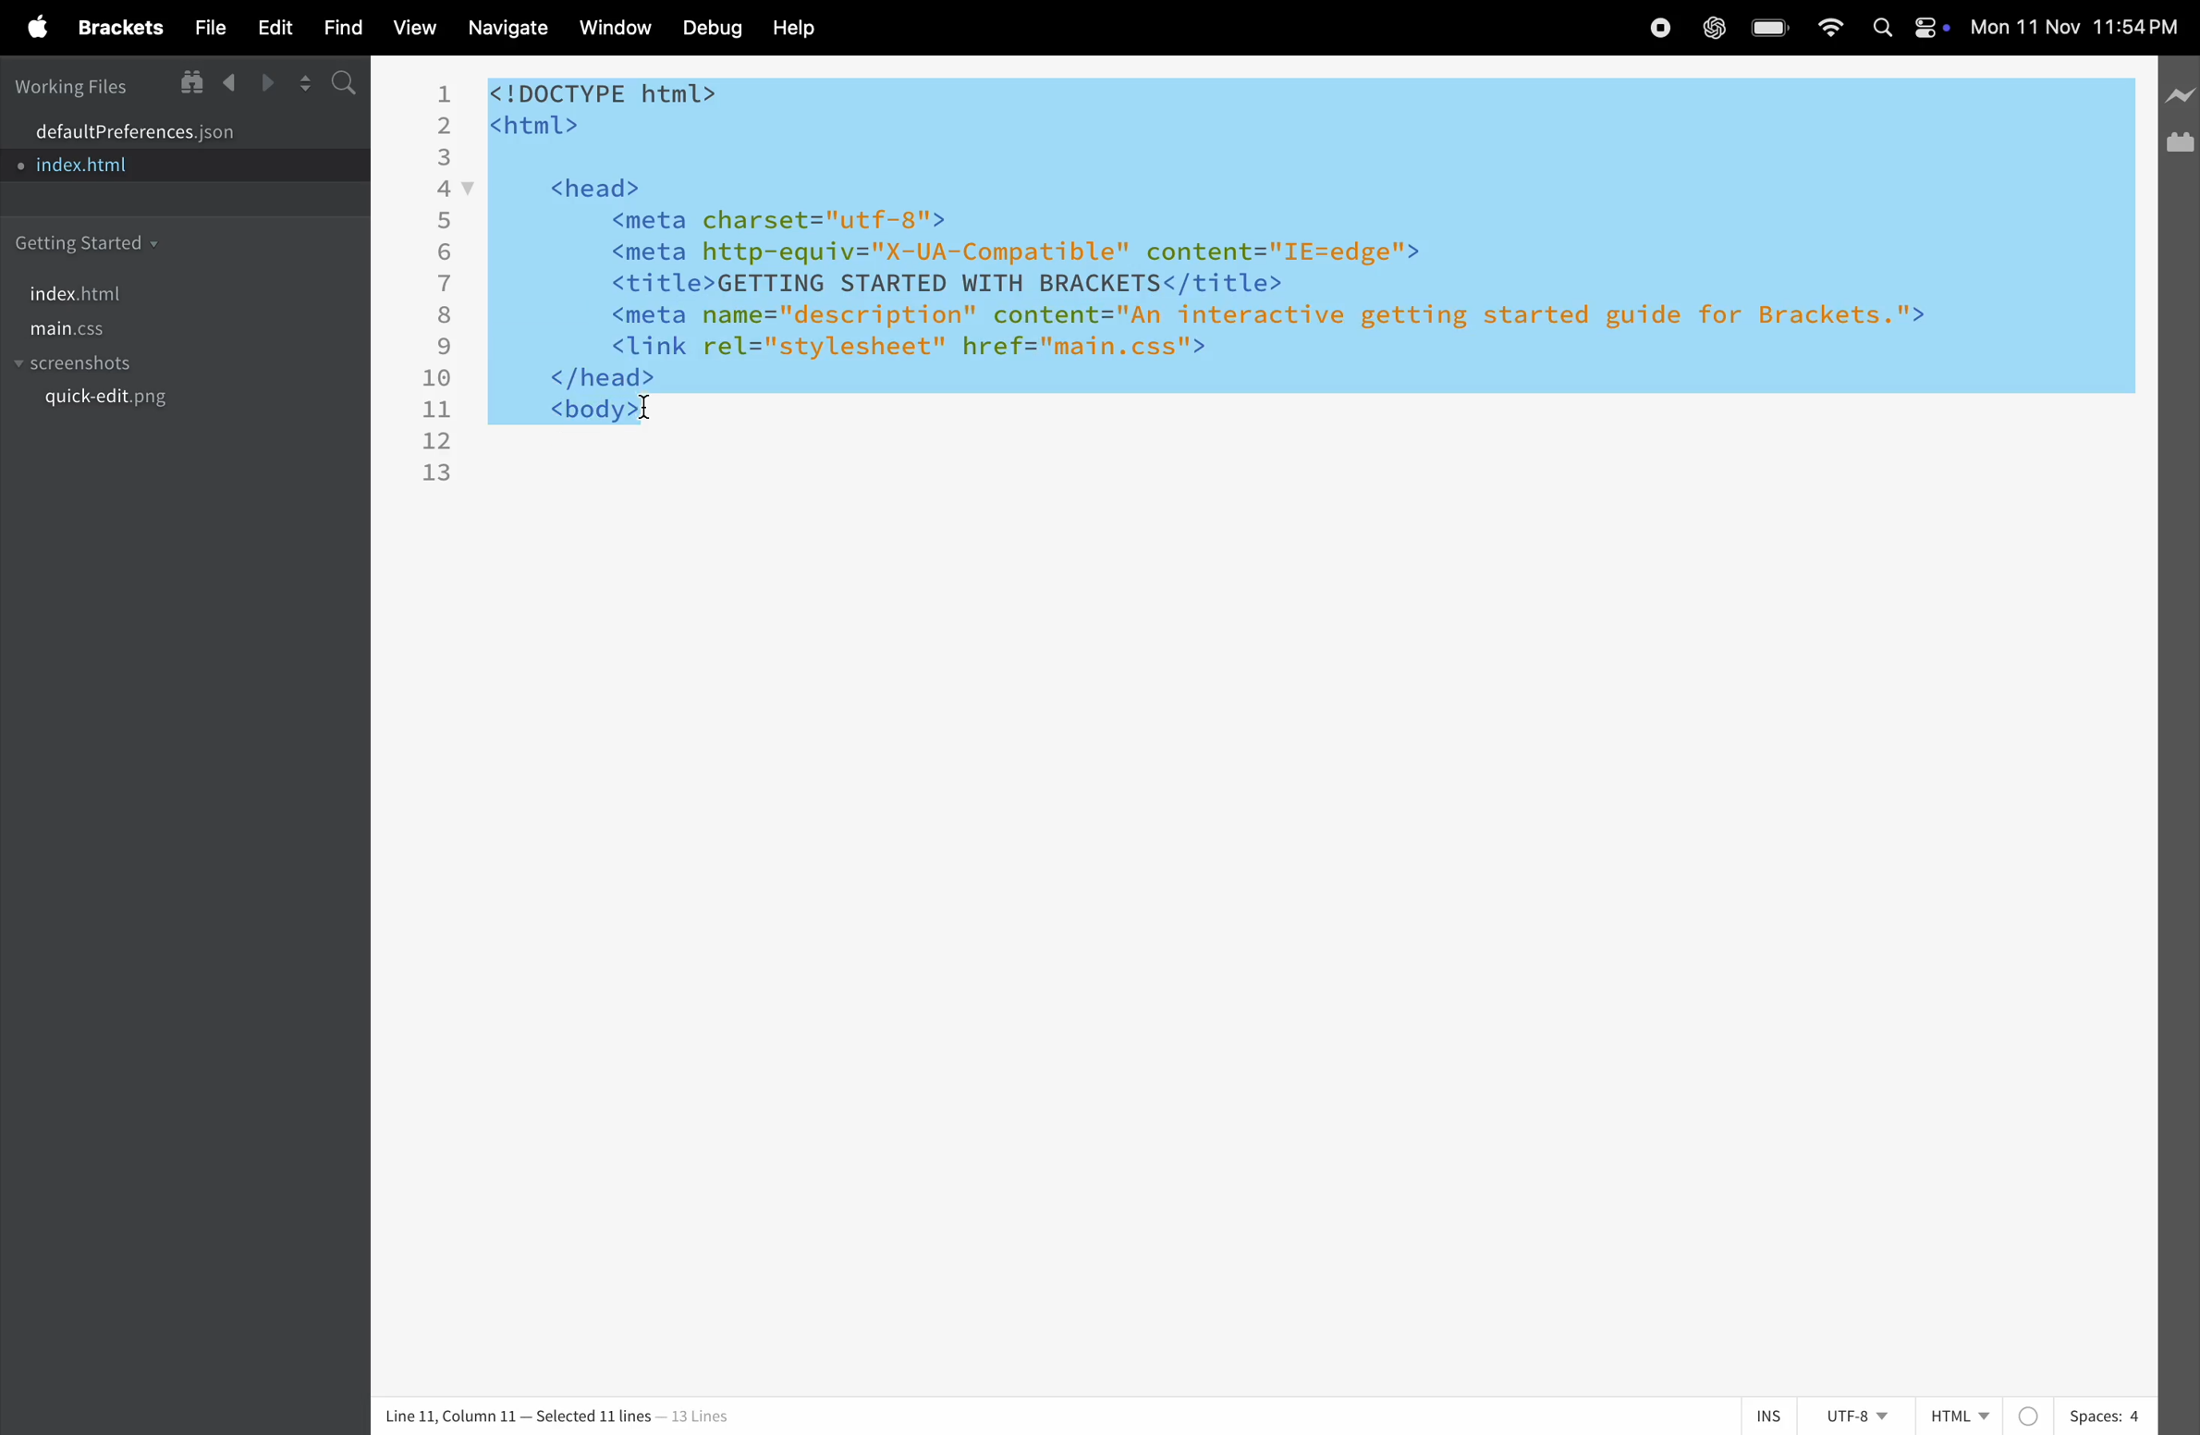  What do you see at coordinates (1661, 27) in the screenshot?
I see `record` at bounding box center [1661, 27].